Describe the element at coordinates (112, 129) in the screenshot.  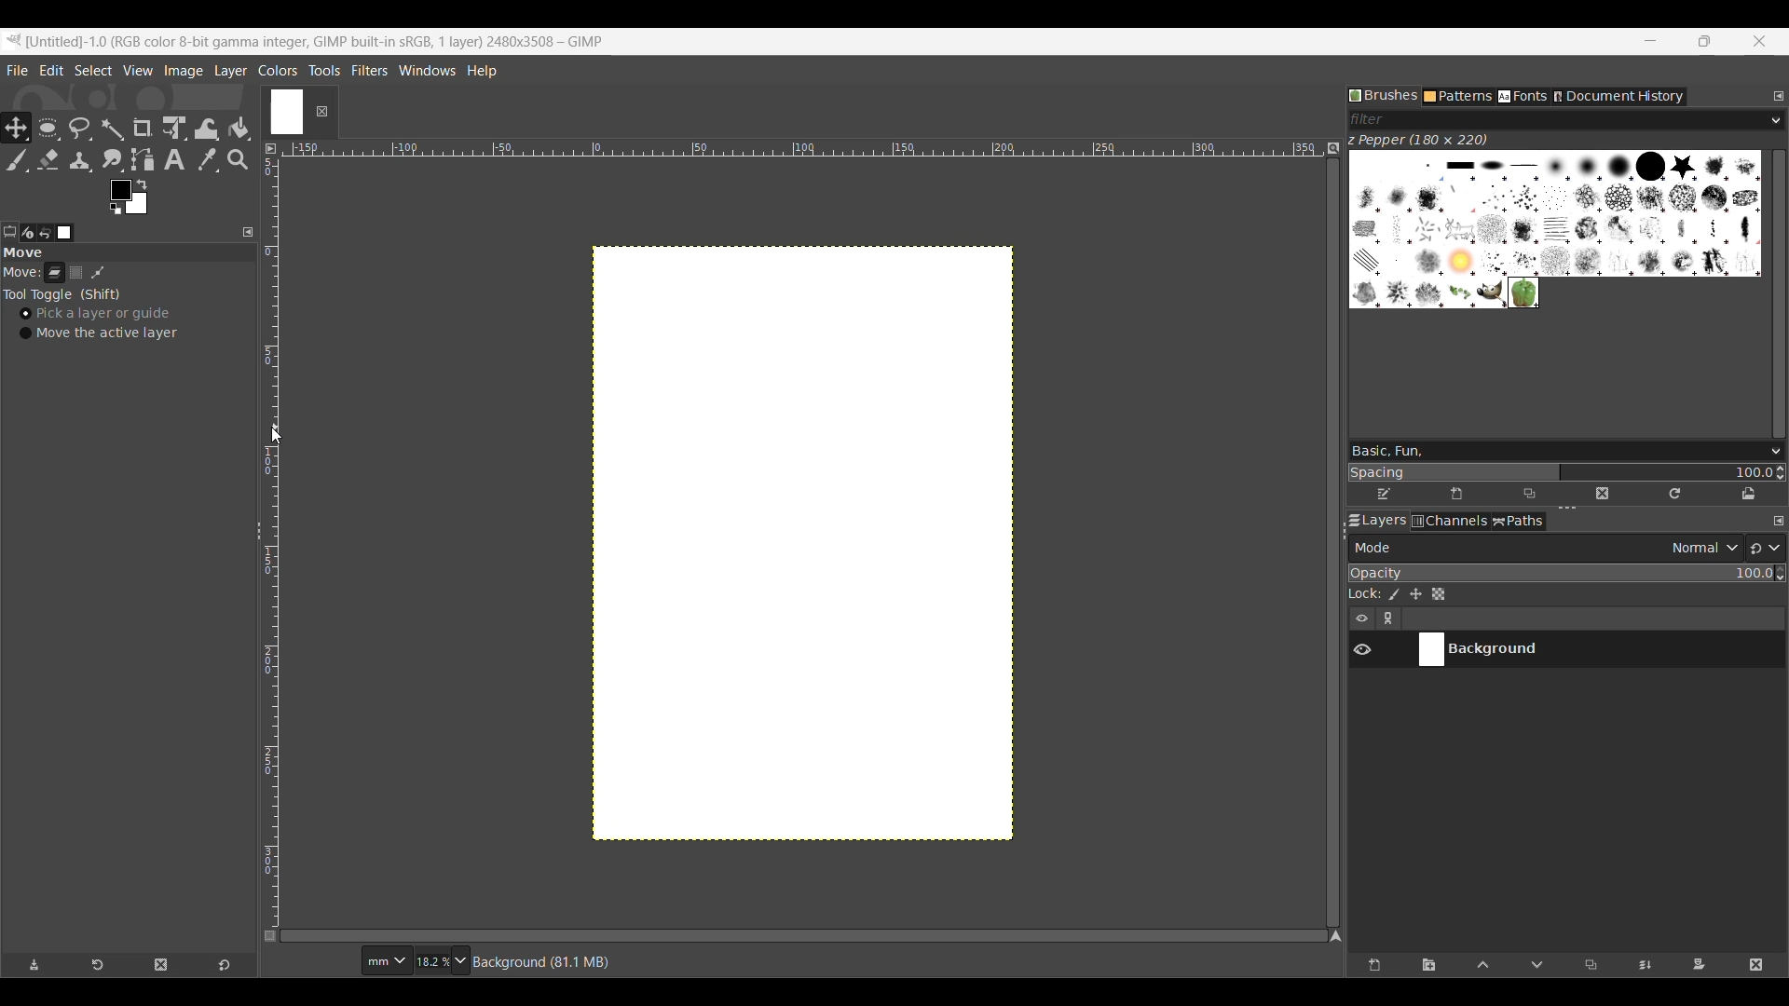
I see `Fuzzy select tool` at that location.